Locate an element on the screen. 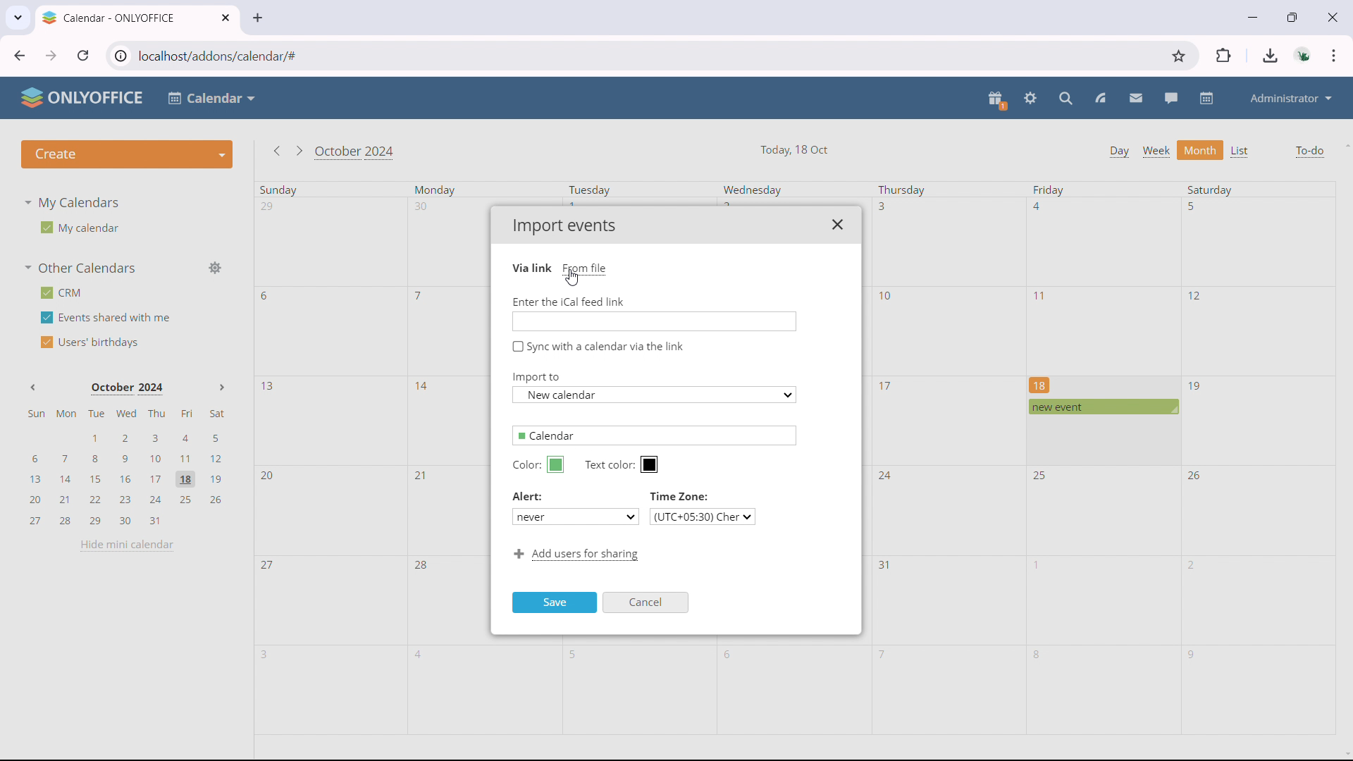 The height and width of the screenshot is (761, 1353). scheduled event is located at coordinates (1102, 407).